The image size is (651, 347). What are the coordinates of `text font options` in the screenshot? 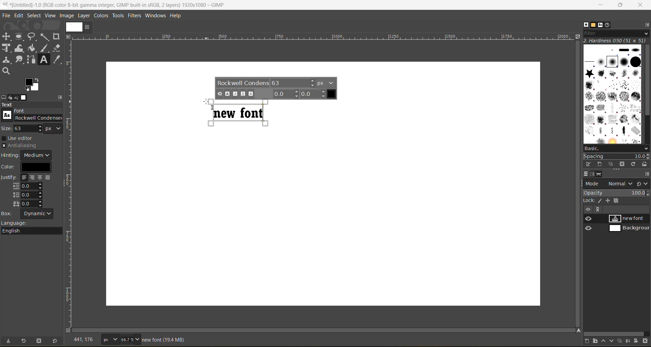 It's located at (277, 88).